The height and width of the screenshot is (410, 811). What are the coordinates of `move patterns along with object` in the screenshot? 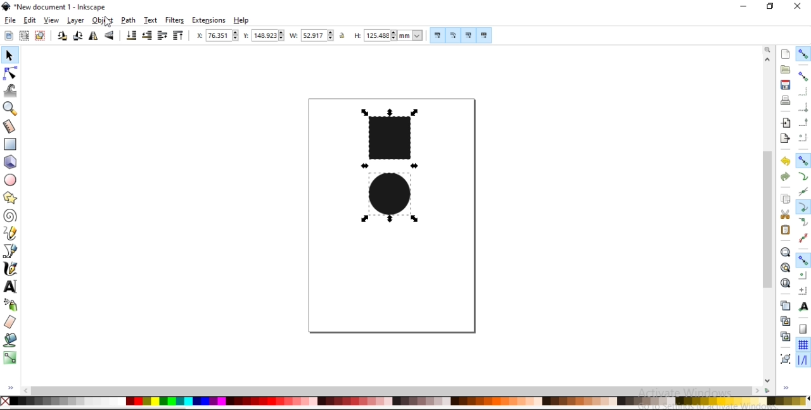 It's located at (485, 35).